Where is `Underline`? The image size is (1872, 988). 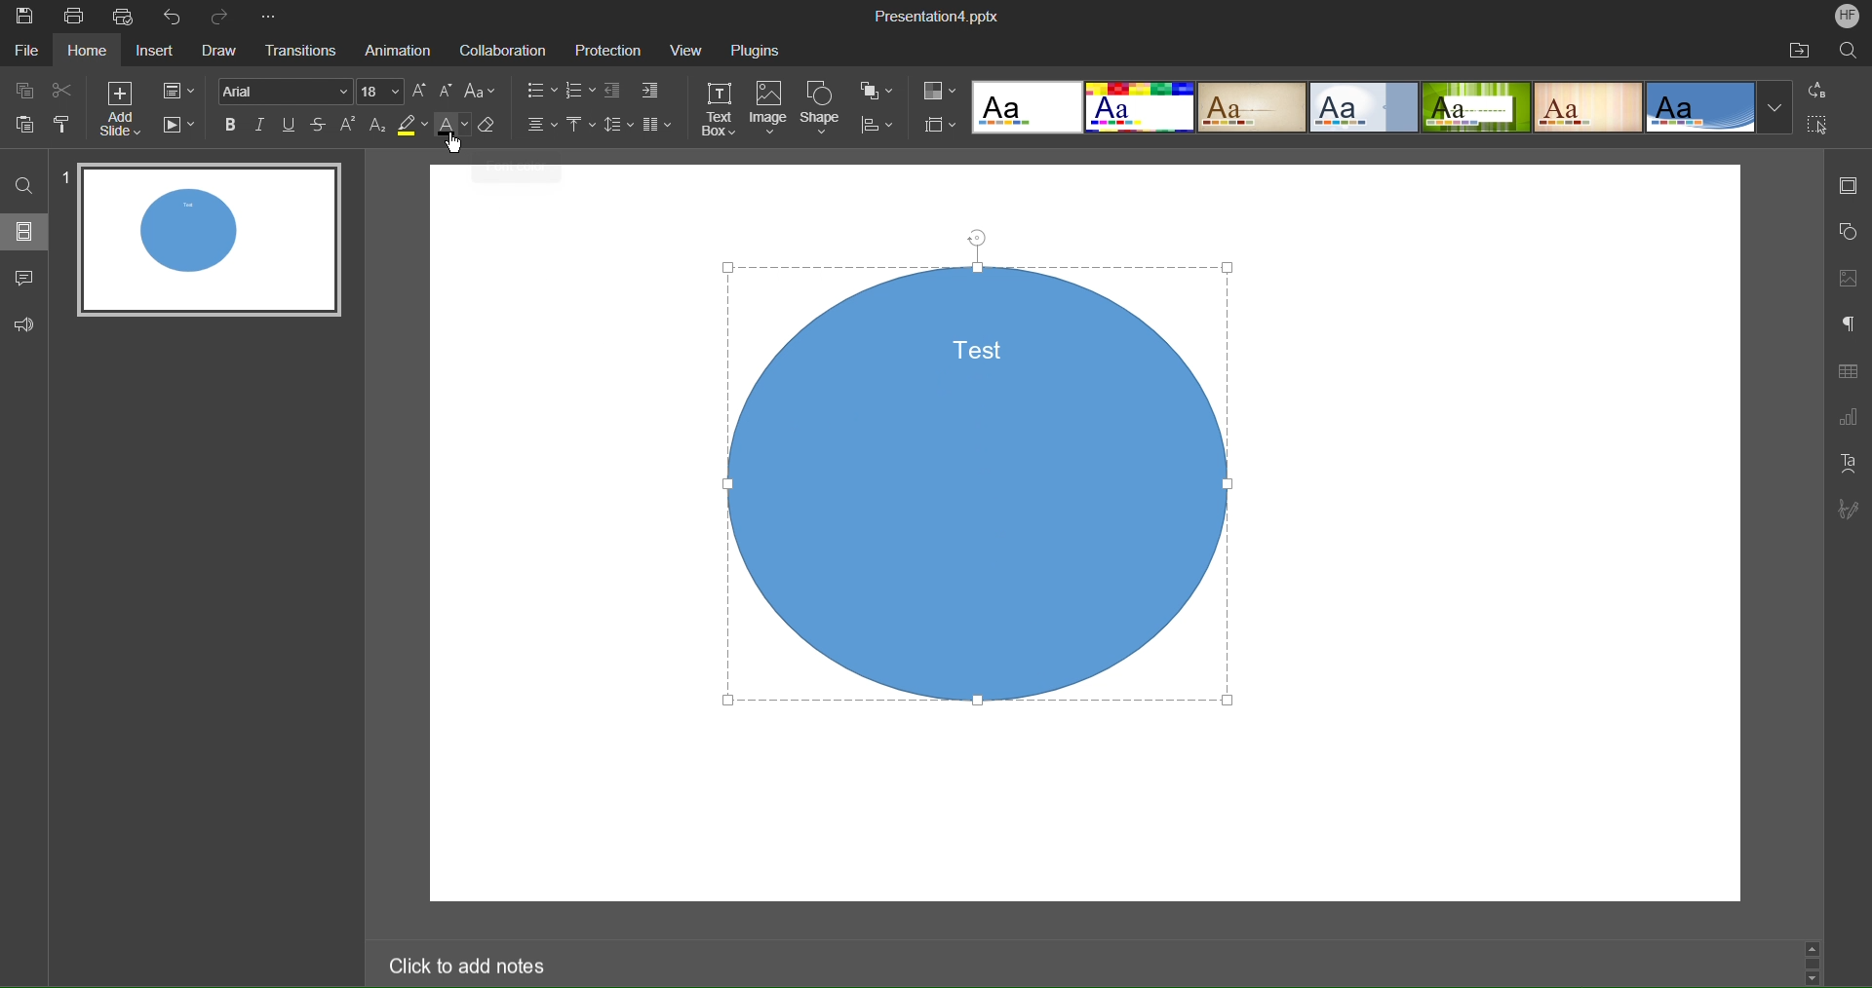
Underline is located at coordinates (292, 128).